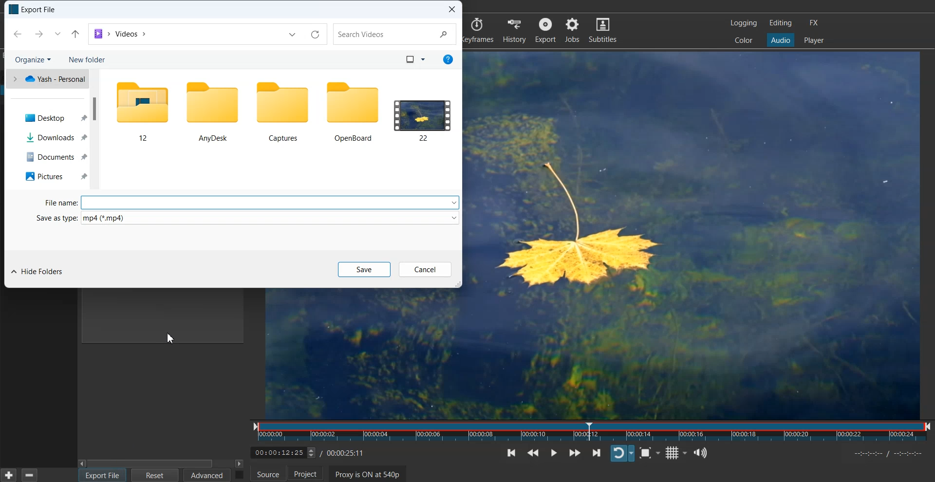 This screenshot has width=935, height=482. What do you see at coordinates (546, 30) in the screenshot?
I see `Export` at bounding box center [546, 30].